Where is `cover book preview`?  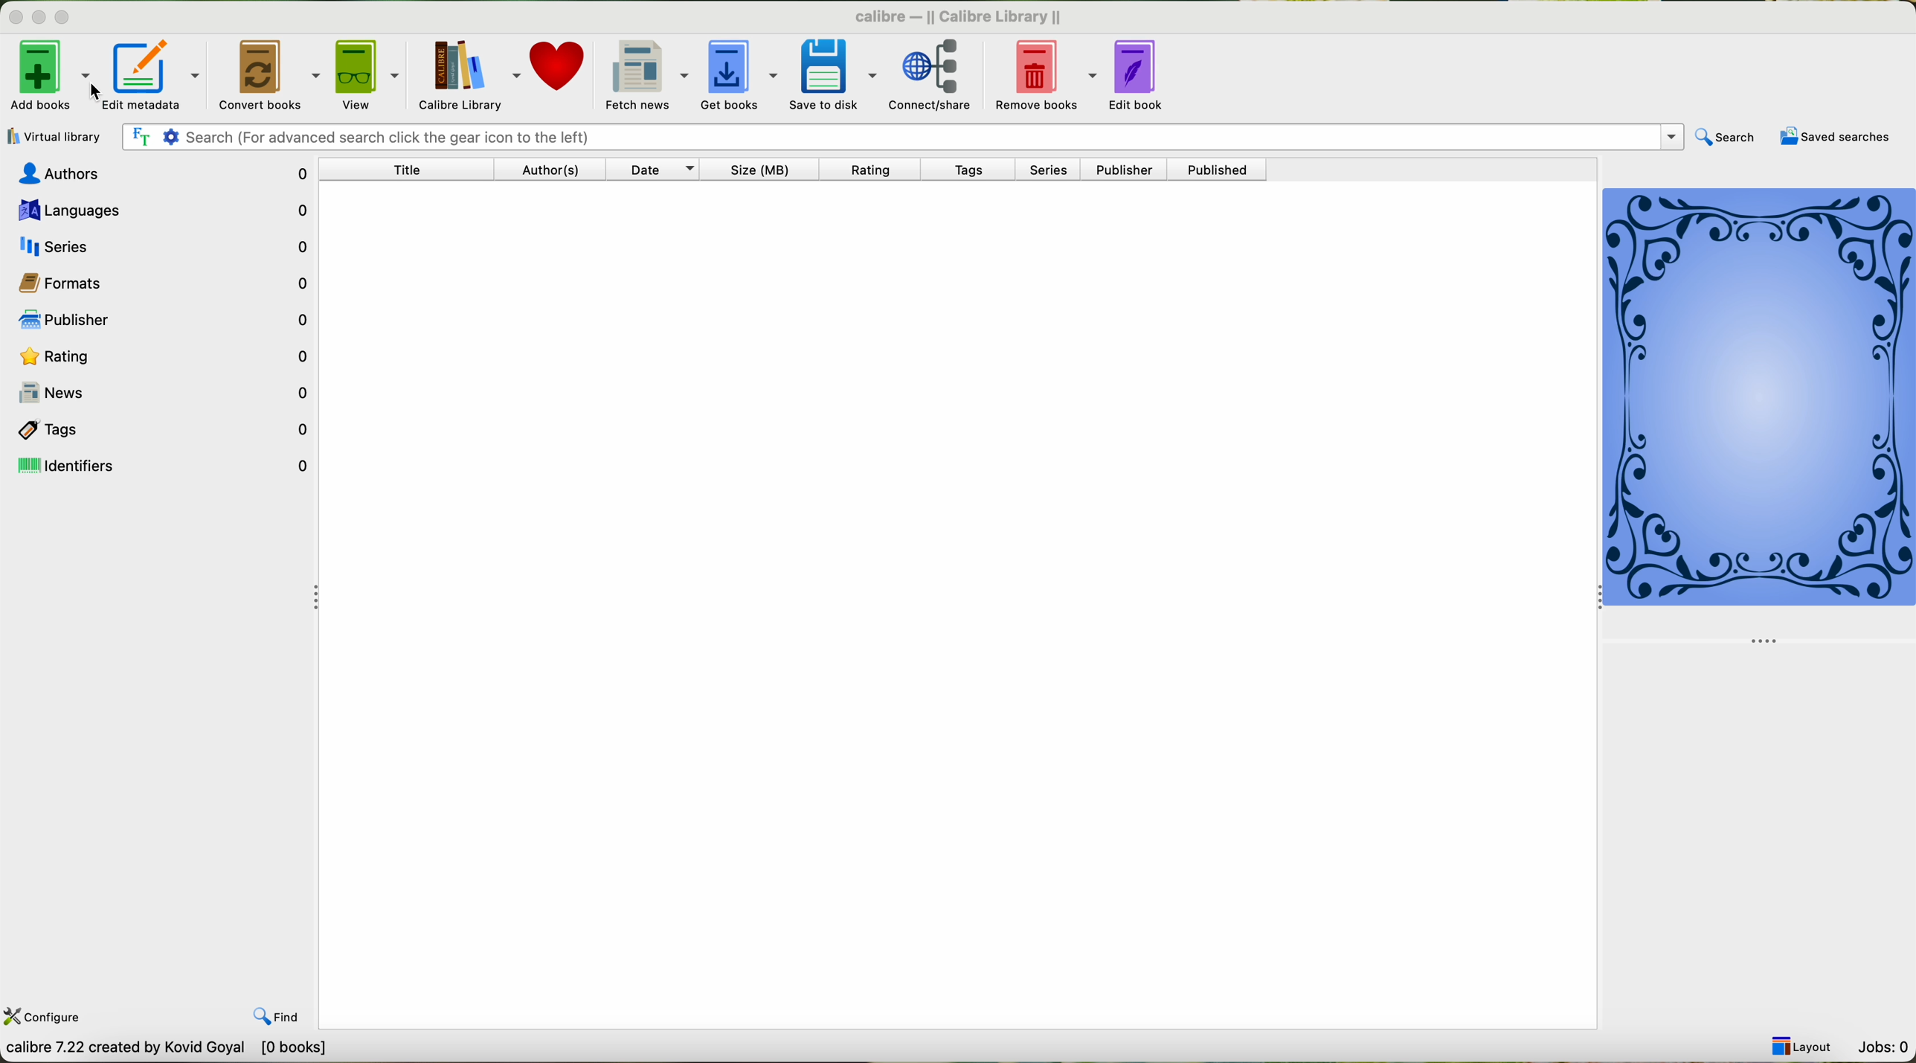
cover book preview is located at coordinates (1761, 414).